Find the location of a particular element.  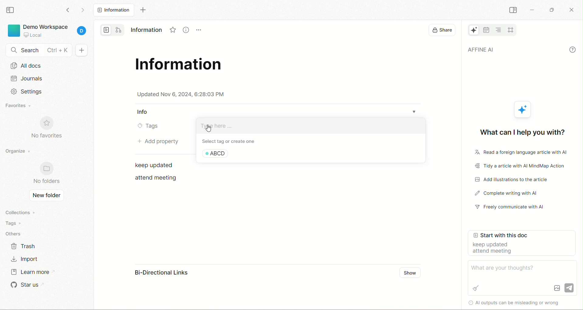

Dropdown menu is located at coordinates (415, 110).